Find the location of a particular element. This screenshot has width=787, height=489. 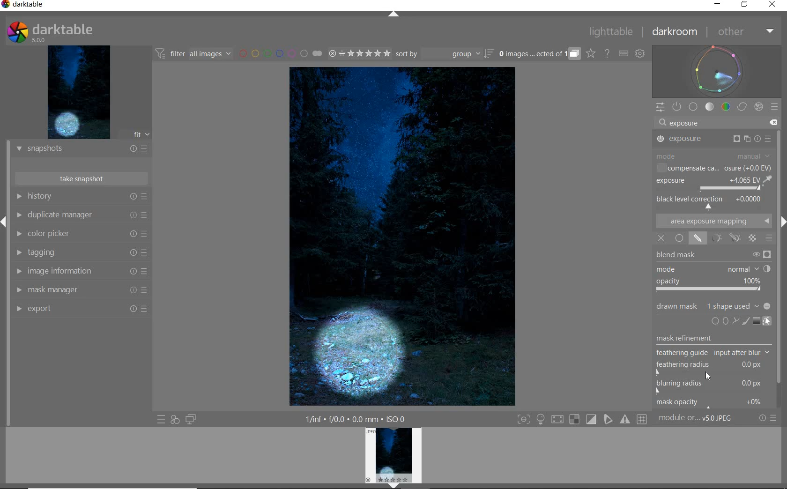

TONE is located at coordinates (709, 107).